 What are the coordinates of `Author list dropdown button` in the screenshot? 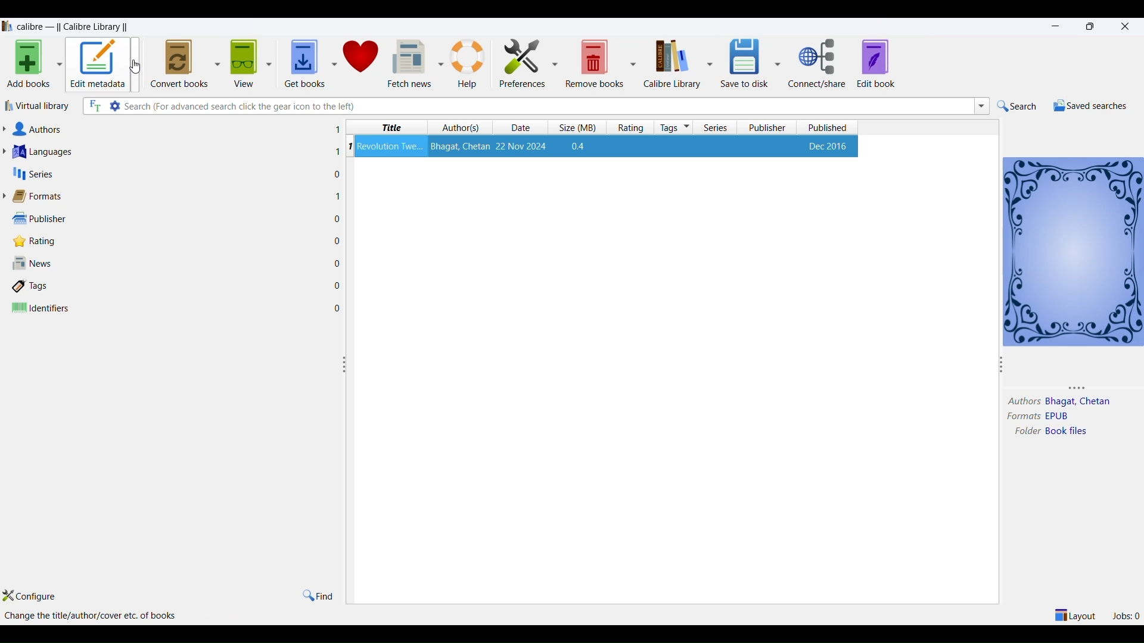 It's located at (8, 129).